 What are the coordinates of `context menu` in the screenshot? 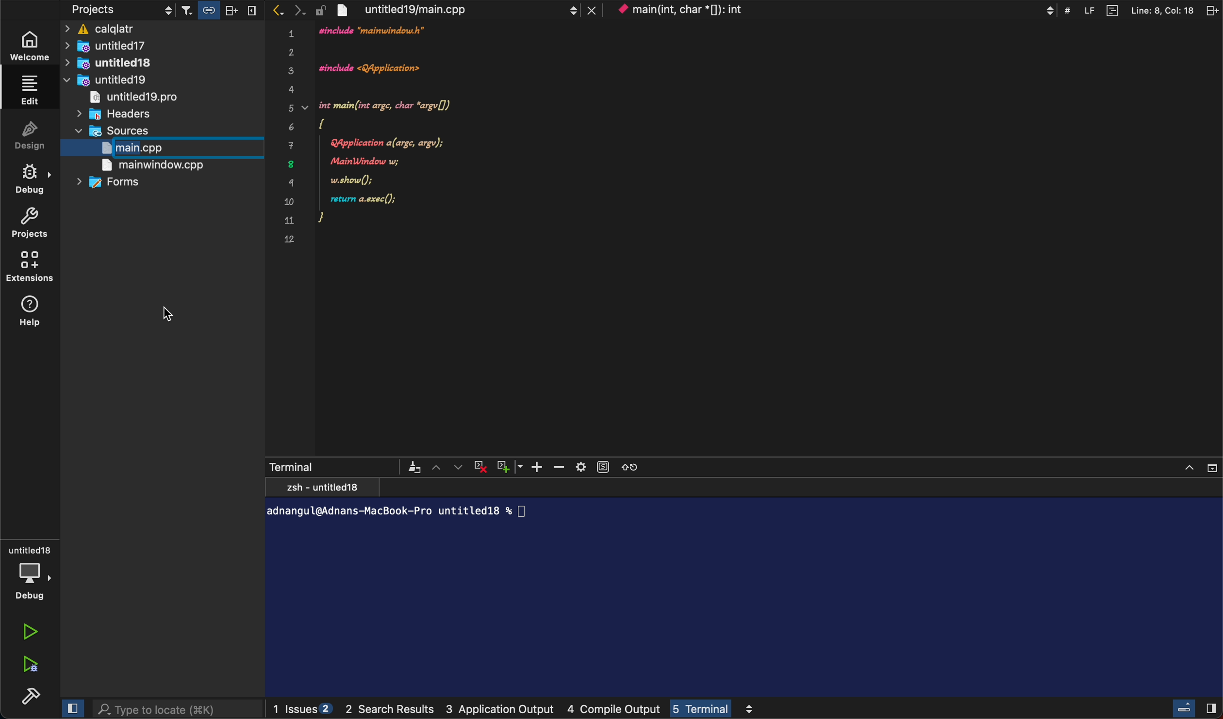 It's located at (834, 10).